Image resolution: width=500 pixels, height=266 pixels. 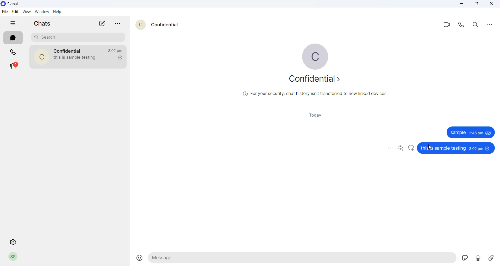 What do you see at coordinates (12, 38) in the screenshot?
I see `chats` at bounding box center [12, 38].